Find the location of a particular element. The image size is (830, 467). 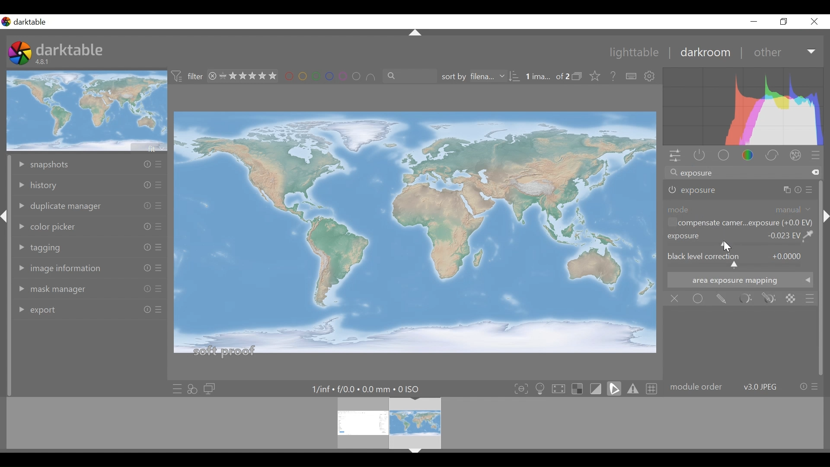

display a second darkroom image is located at coordinates (211, 389).